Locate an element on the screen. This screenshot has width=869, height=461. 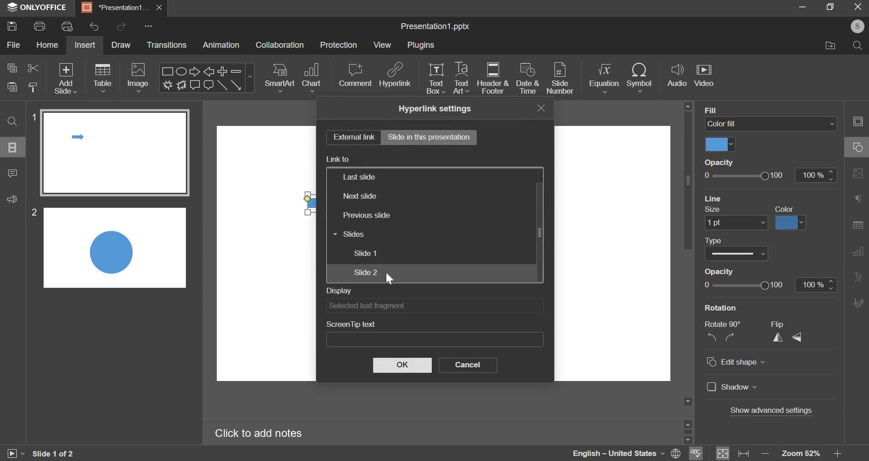
Click to add notes is located at coordinates (260, 432).